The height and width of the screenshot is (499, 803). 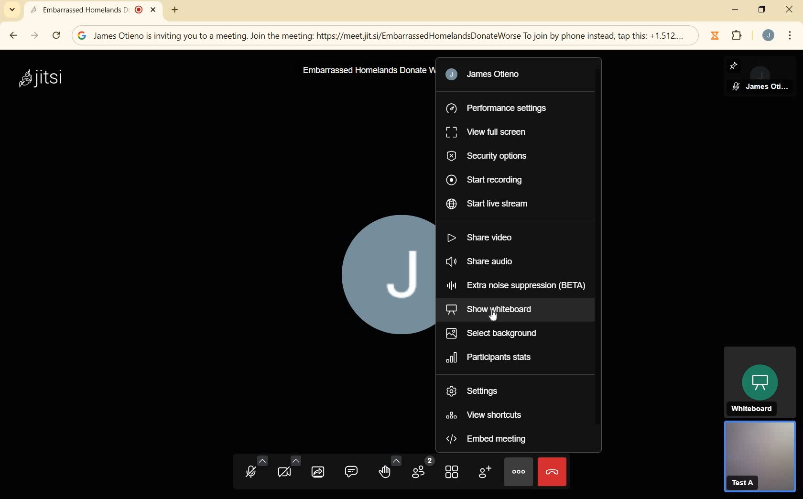 What do you see at coordinates (491, 76) in the screenshot?
I see `ACCOUNT NAME` at bounding box center [491, 76].